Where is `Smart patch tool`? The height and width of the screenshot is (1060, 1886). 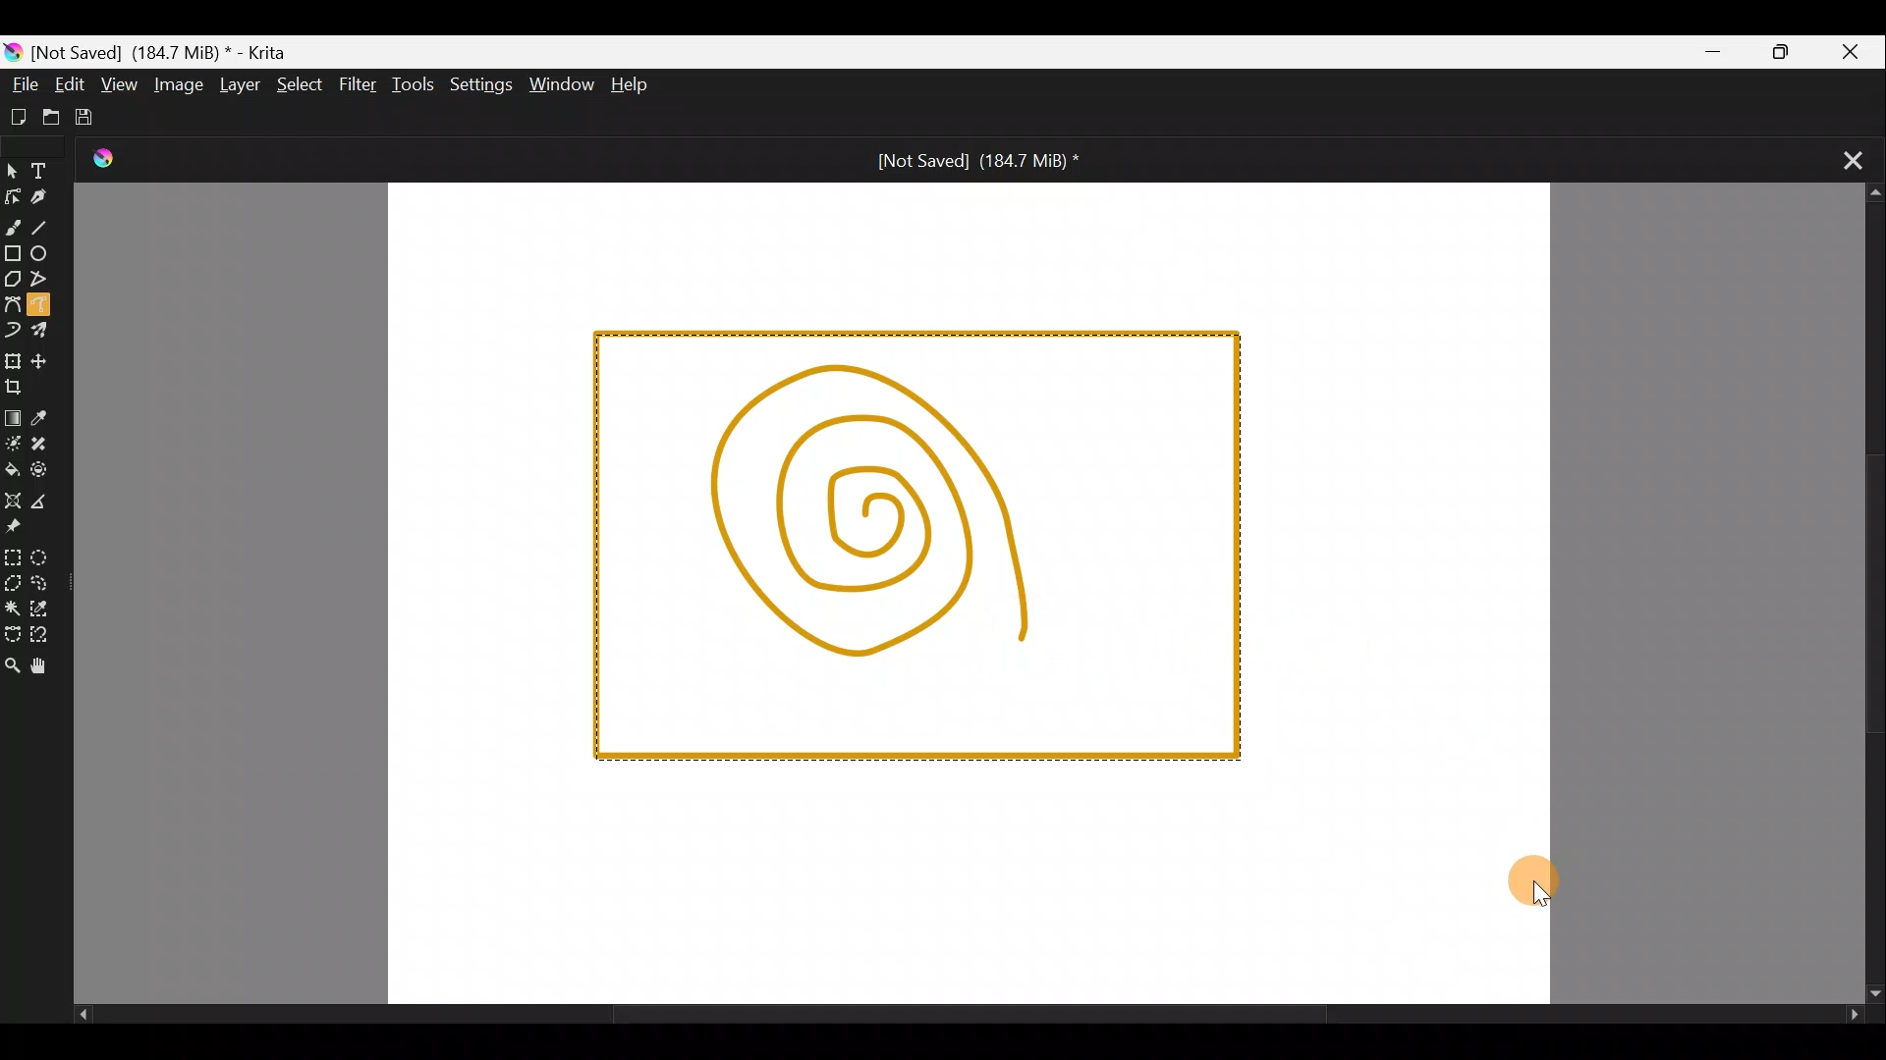 Smart patch tool is located at coordinates (43, 444).